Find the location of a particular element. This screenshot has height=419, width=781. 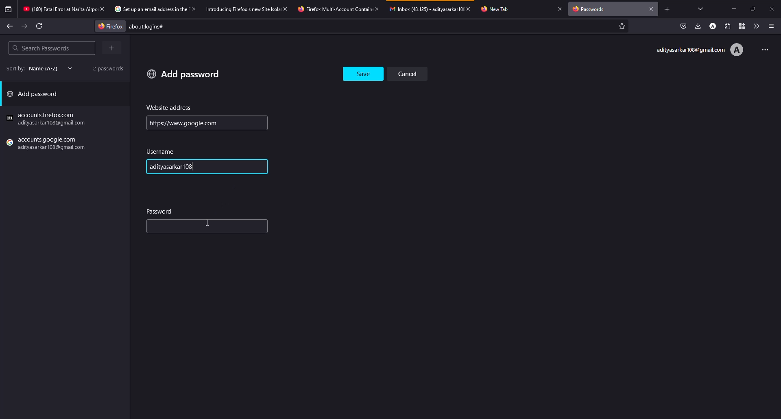

downloads is located at coordinates (698, 26).